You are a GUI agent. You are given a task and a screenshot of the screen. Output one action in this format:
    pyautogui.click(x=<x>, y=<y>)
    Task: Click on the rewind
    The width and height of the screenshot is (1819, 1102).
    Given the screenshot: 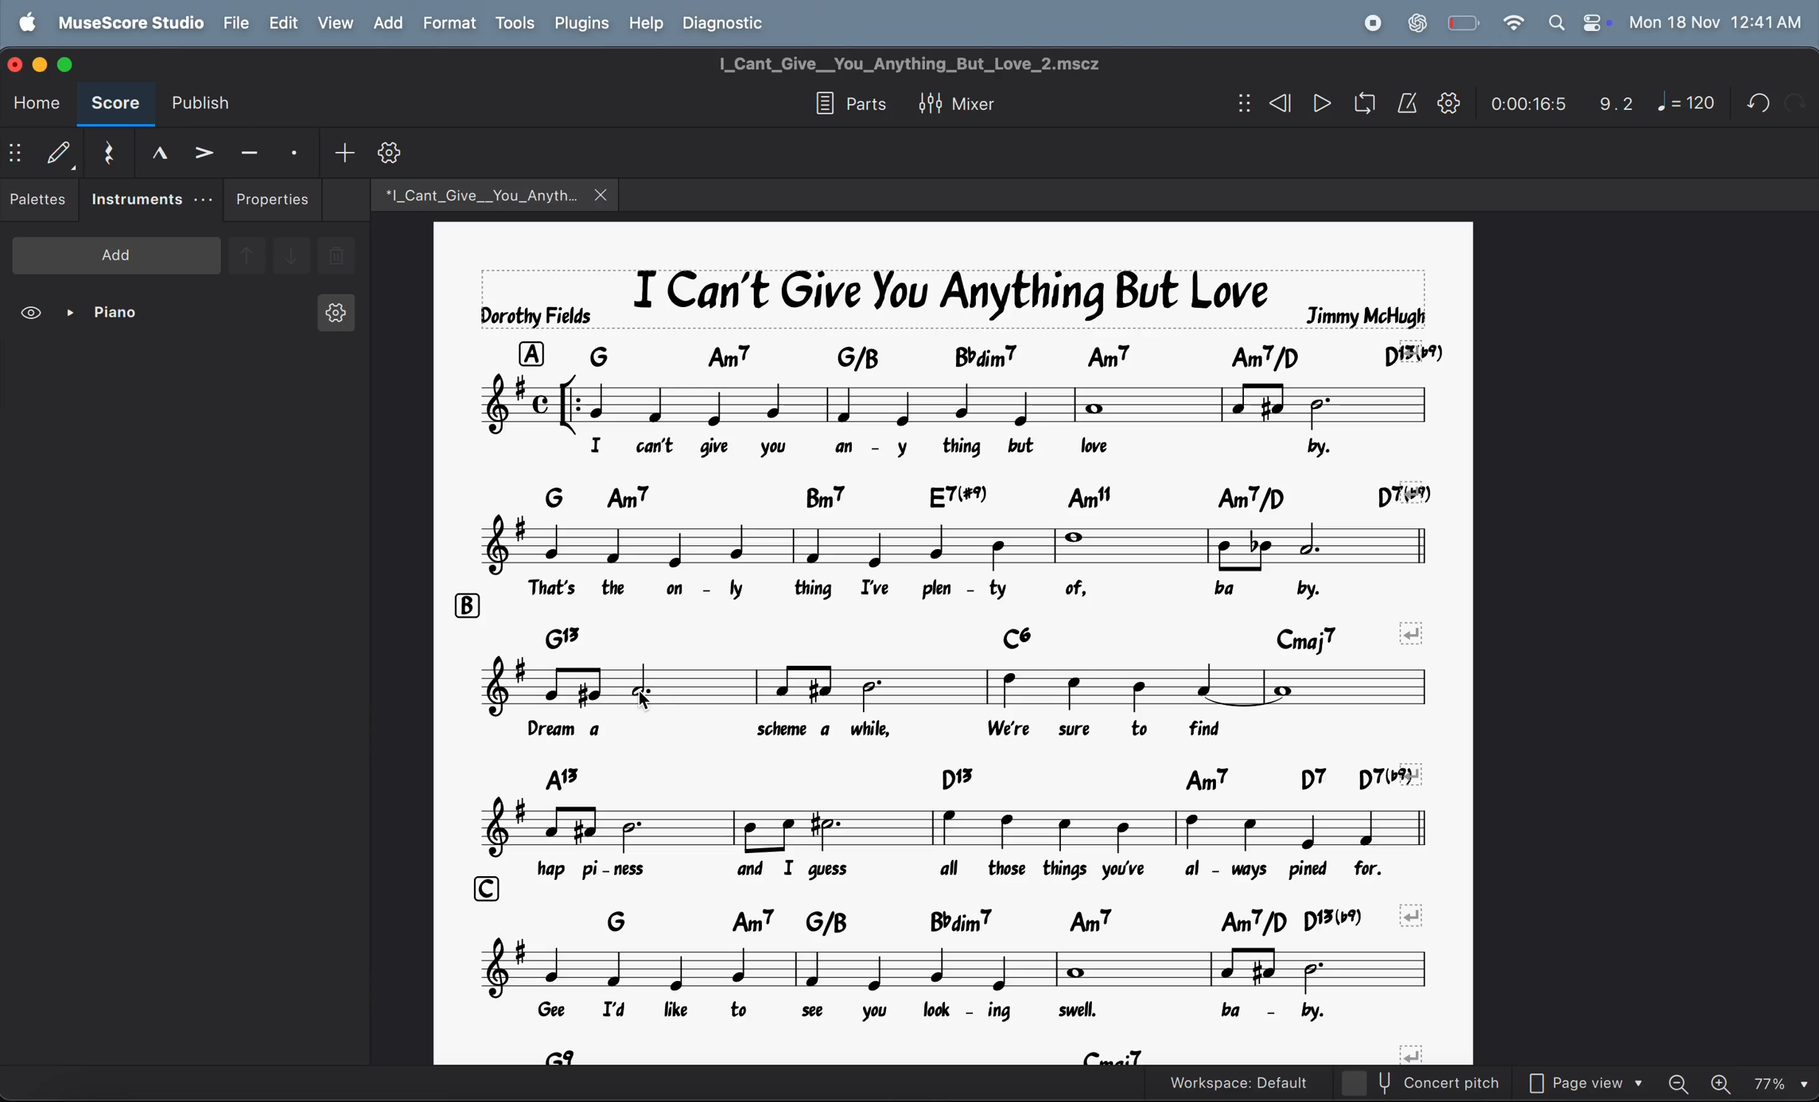 What is the action you would take?
    pyautogui.click(x=1281, y=103)
    